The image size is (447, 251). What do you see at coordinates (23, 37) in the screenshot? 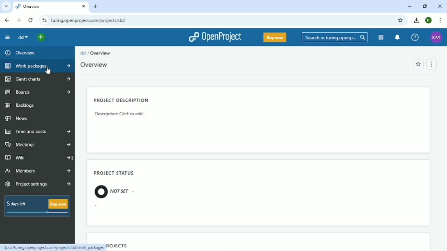
I see `dd` at bounding box center [23, 37].